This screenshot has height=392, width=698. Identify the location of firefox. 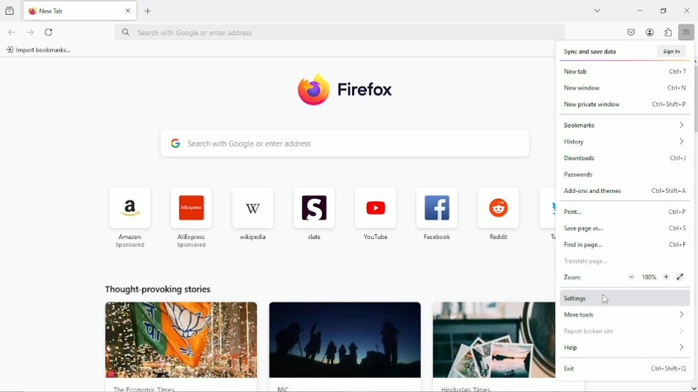
(369, 89).